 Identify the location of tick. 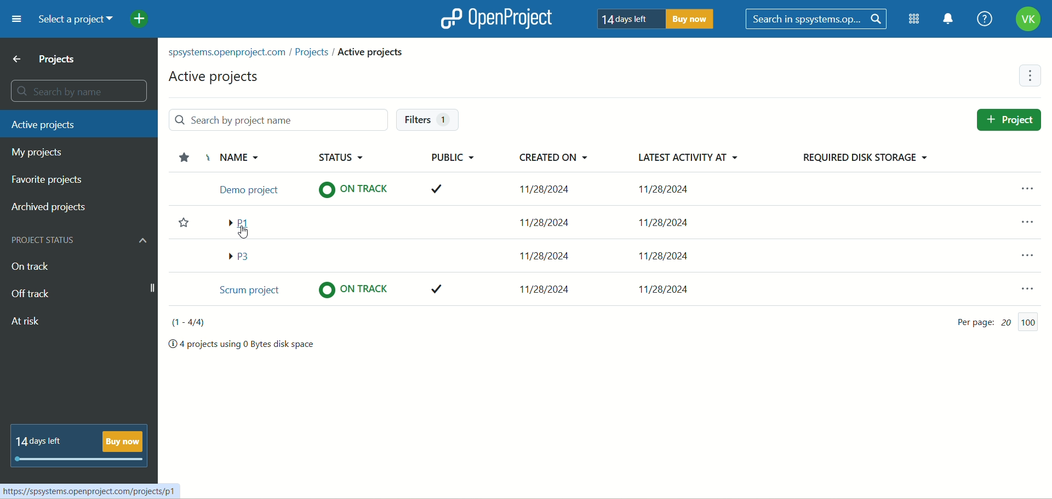
(440, 290).